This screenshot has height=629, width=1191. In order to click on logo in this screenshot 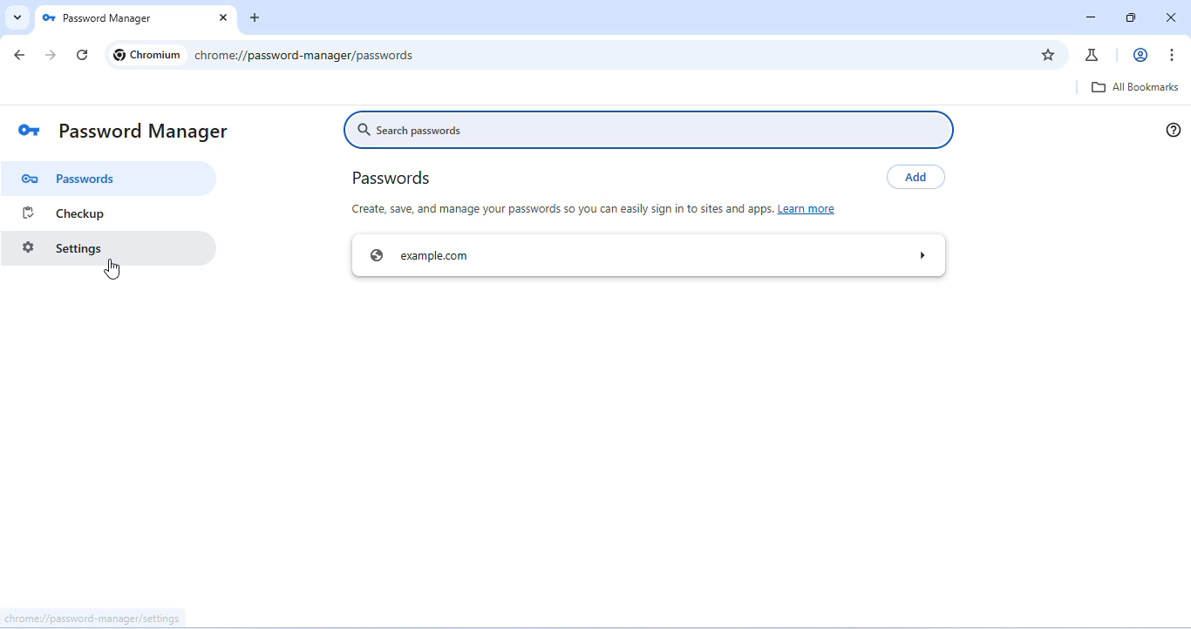, I will do `click(49, 18)`.